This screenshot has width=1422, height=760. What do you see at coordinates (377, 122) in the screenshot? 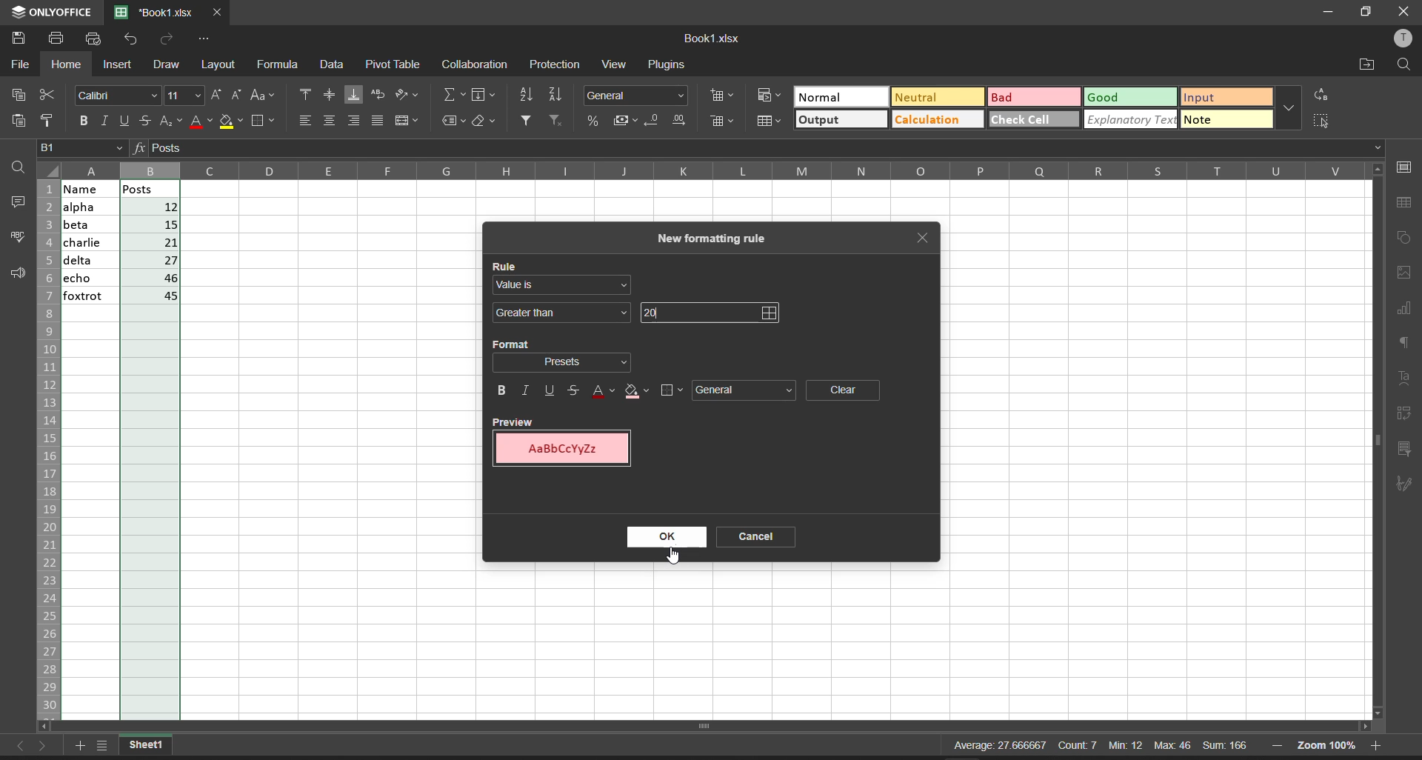
I see `justified` at bounding box center [377, 122].